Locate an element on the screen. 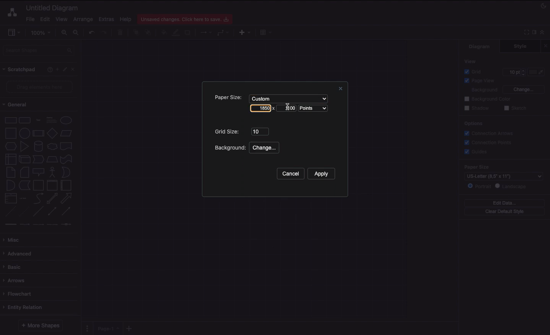 The width and height of the screenshot is (550, 335). Waypoints is located at coordinates (223, 33).